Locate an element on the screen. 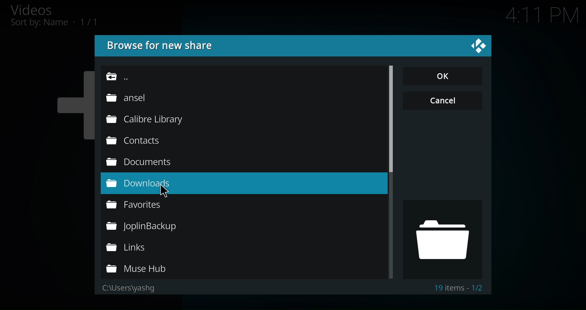 This screenshot has height=310, width=586. Links is located at coordinates (142, 247).